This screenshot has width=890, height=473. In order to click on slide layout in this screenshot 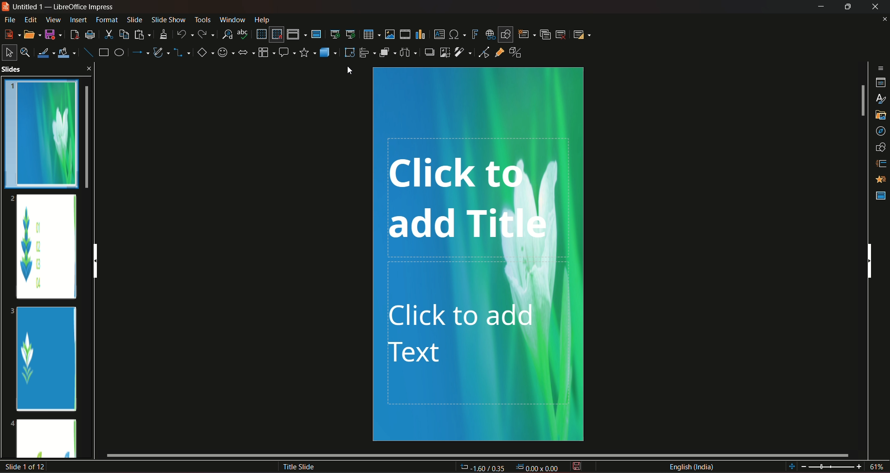, I will do `click(583, 34)`.